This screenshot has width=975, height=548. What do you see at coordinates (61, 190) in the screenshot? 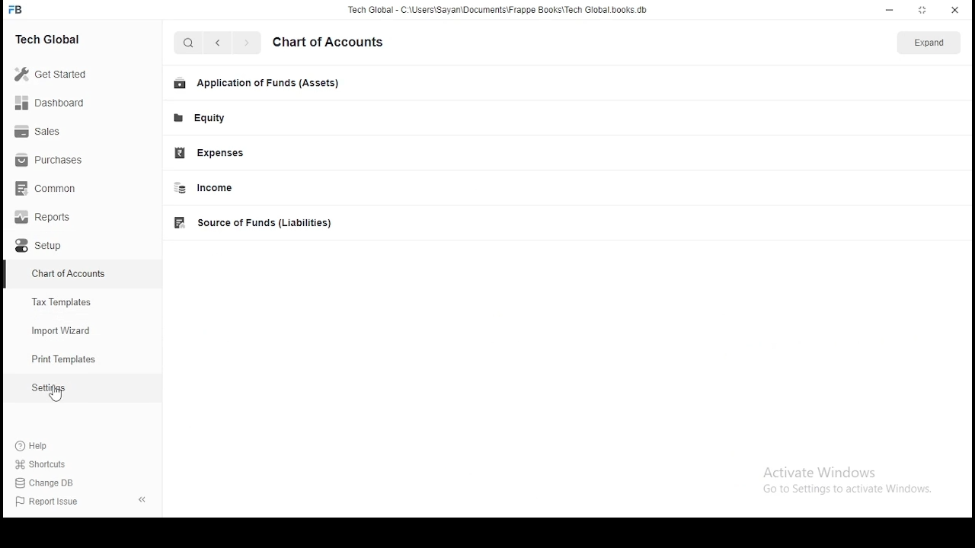
I see `common ` at bounding box center [61, 190].